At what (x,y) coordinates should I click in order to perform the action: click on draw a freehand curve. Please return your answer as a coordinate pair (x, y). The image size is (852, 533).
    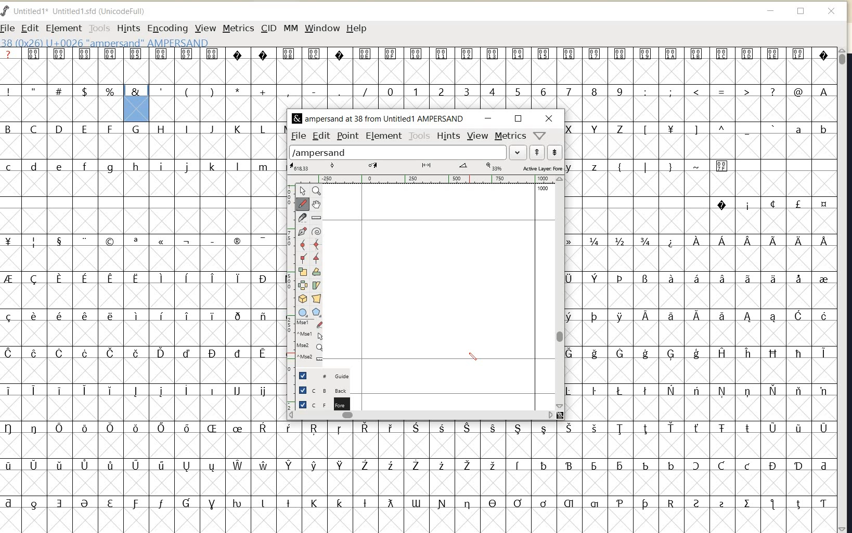
    Looking at the image, I should click on (303, 204).